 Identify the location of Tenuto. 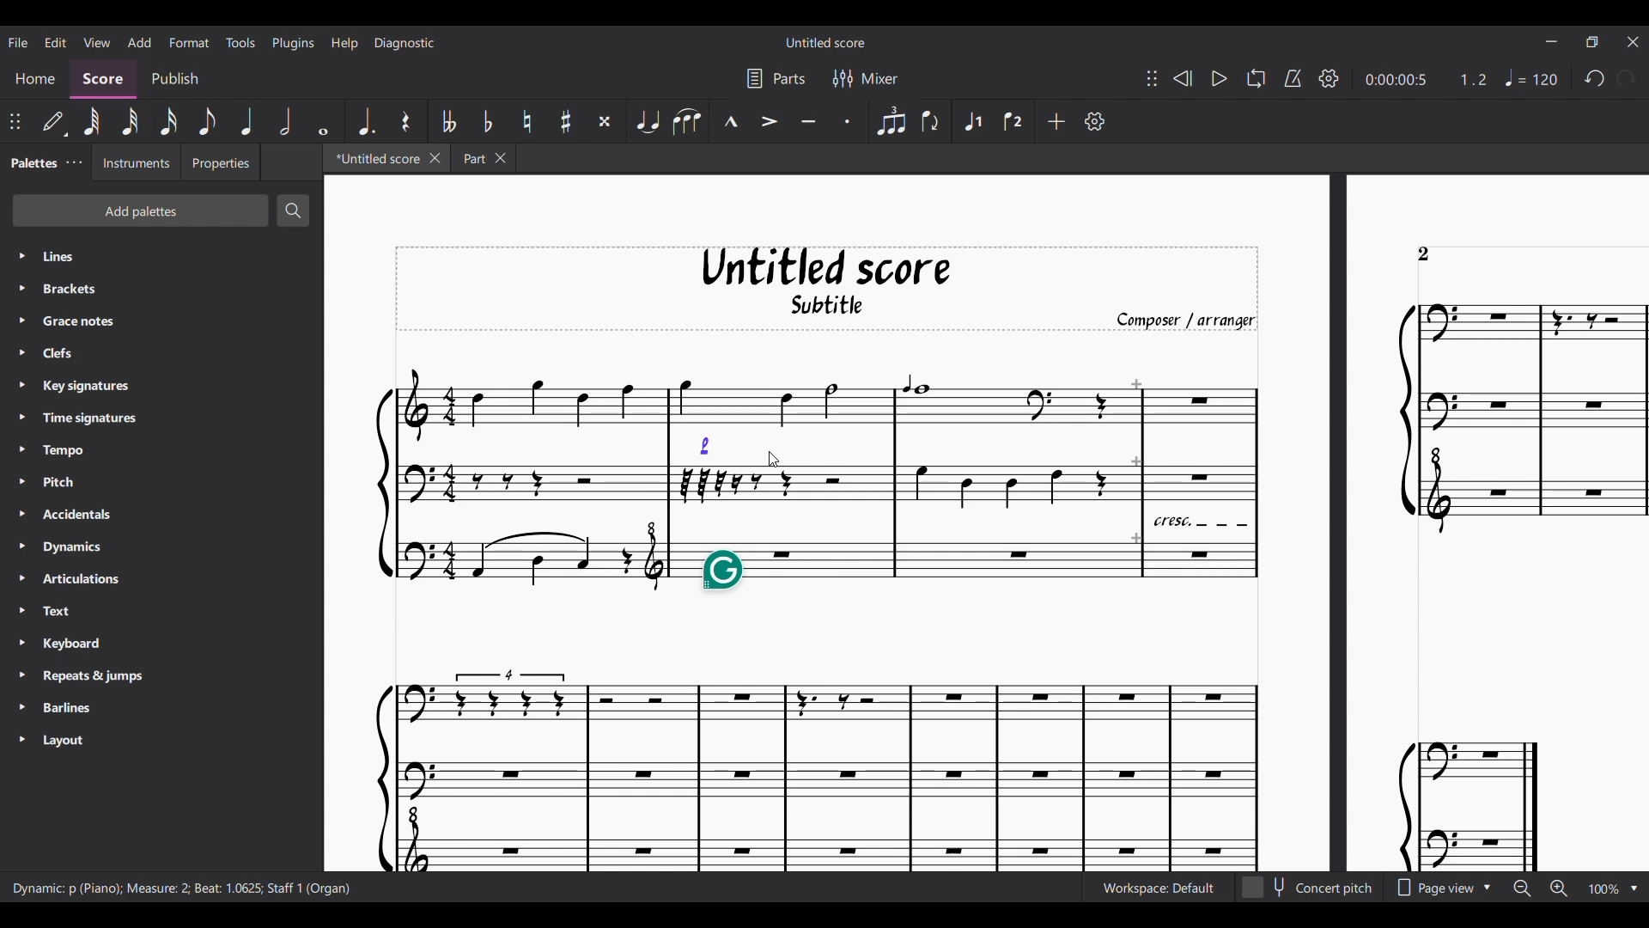
(808, 120).